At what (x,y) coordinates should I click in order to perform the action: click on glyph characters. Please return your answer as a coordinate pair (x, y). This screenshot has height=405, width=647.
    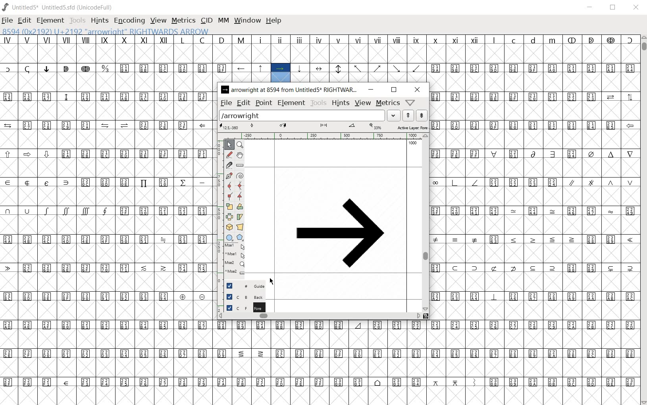
    Looking at the image, I should click on (534, 219).